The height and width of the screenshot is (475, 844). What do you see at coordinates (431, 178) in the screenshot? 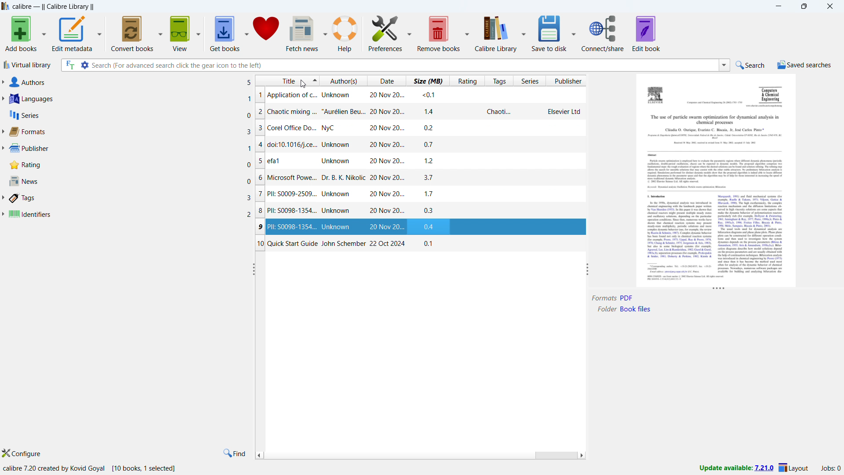
I see `37` at bounding box center [431, 178].